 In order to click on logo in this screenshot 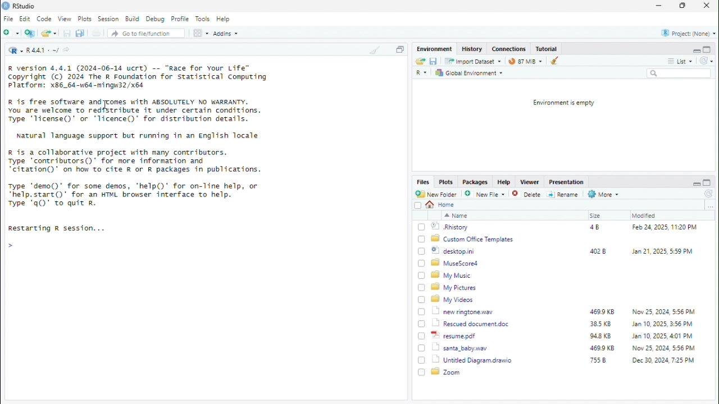, I will do `click(6, 6)`.